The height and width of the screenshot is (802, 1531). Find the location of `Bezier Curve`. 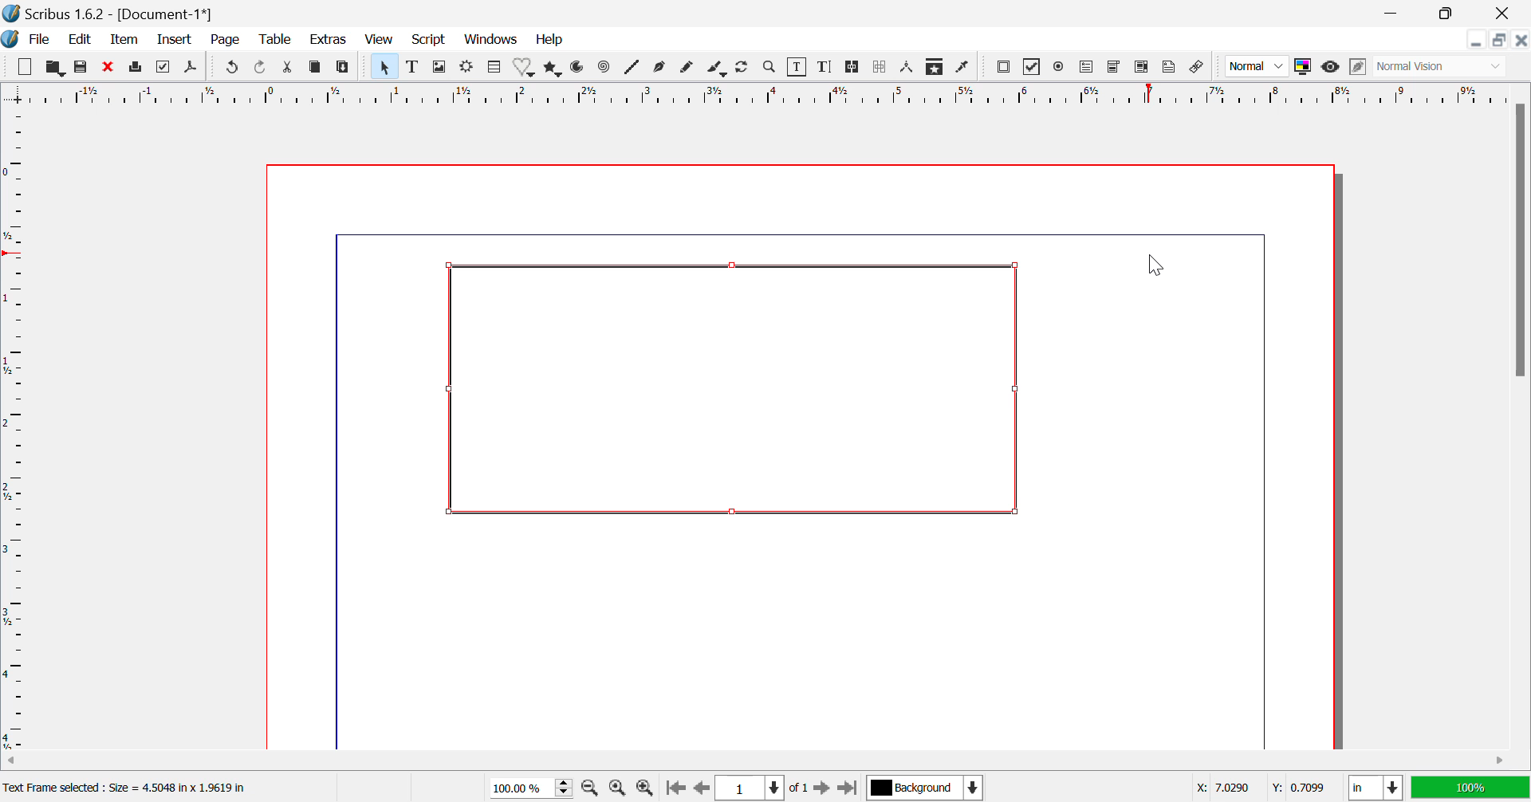

Bezier Curve is located at coordinates (662, 69).